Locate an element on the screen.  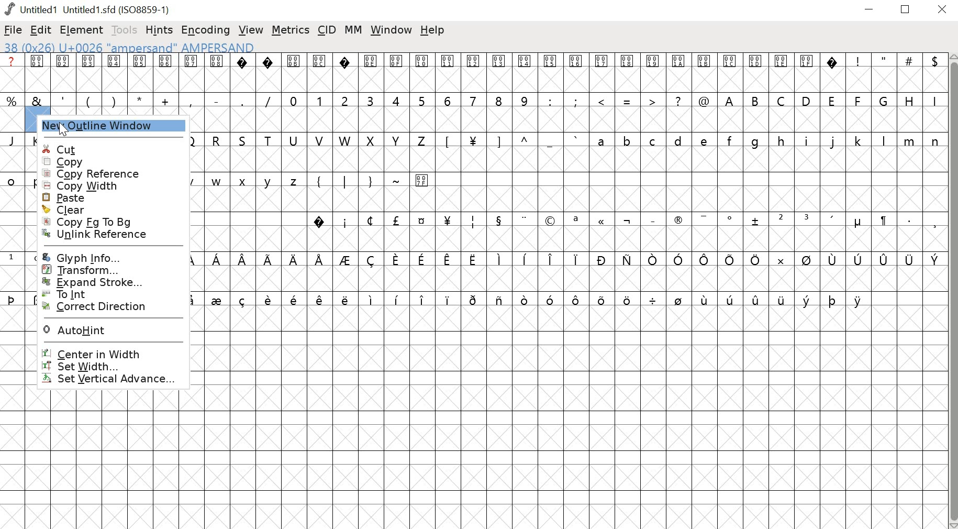
symbol is located at coordinates (346, 259).